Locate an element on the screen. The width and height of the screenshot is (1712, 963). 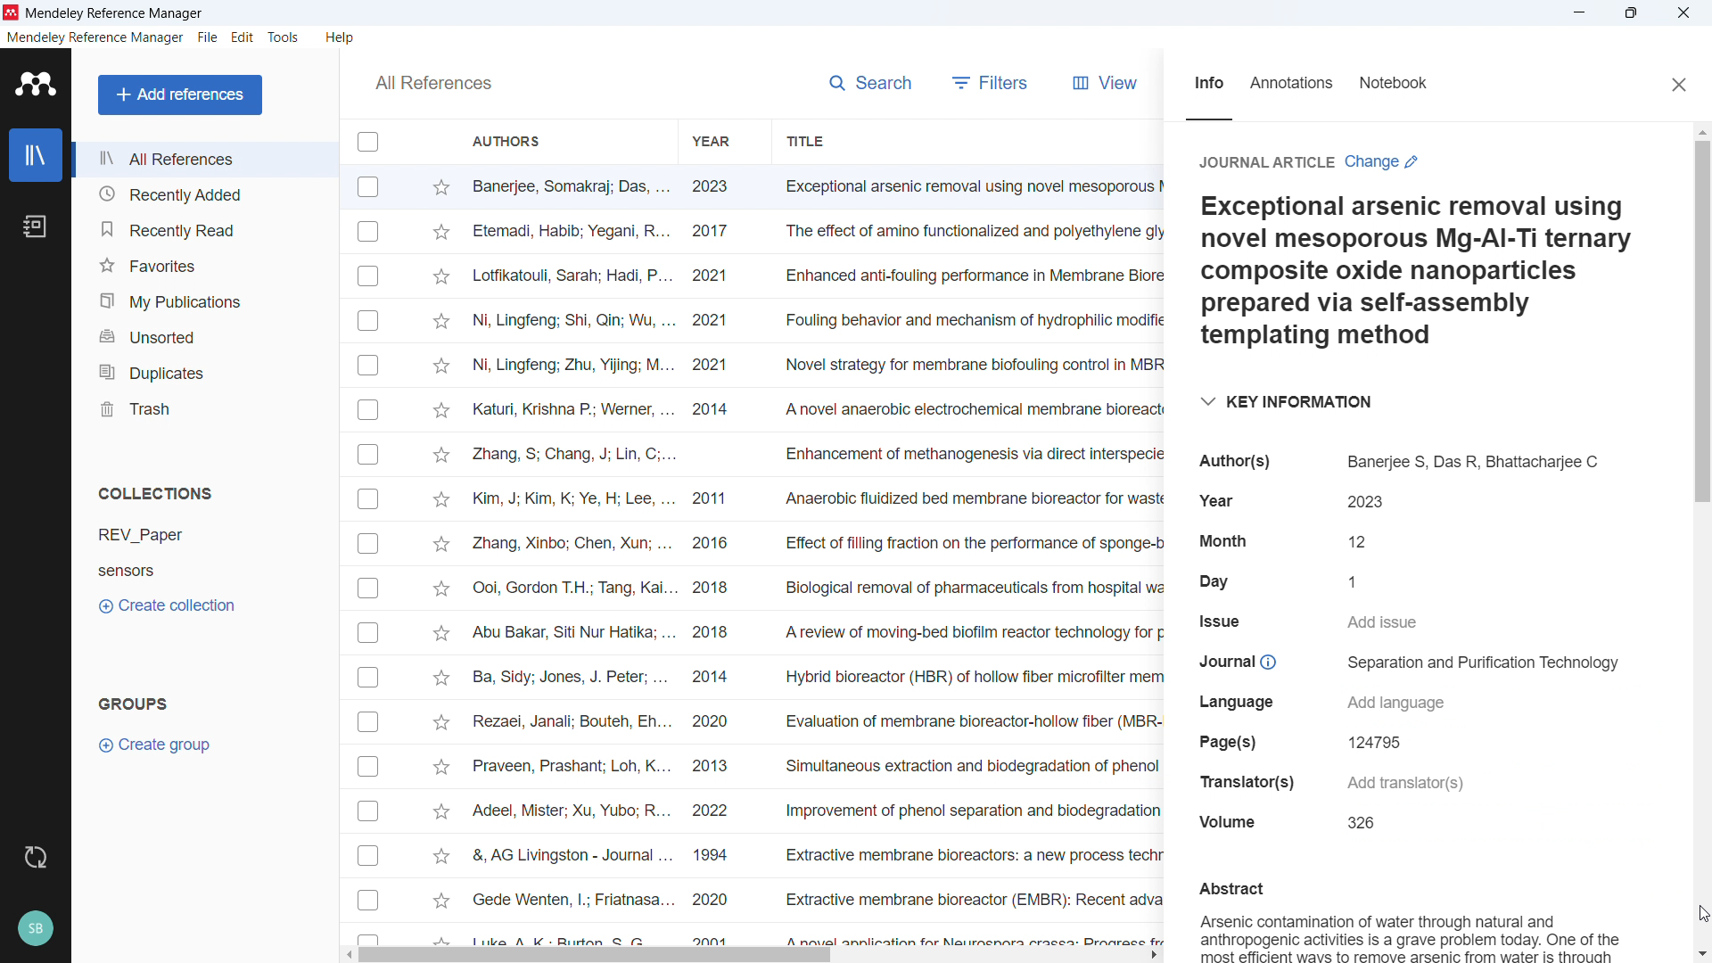
click to starmark individual entries is located at coordinates (442, 234).